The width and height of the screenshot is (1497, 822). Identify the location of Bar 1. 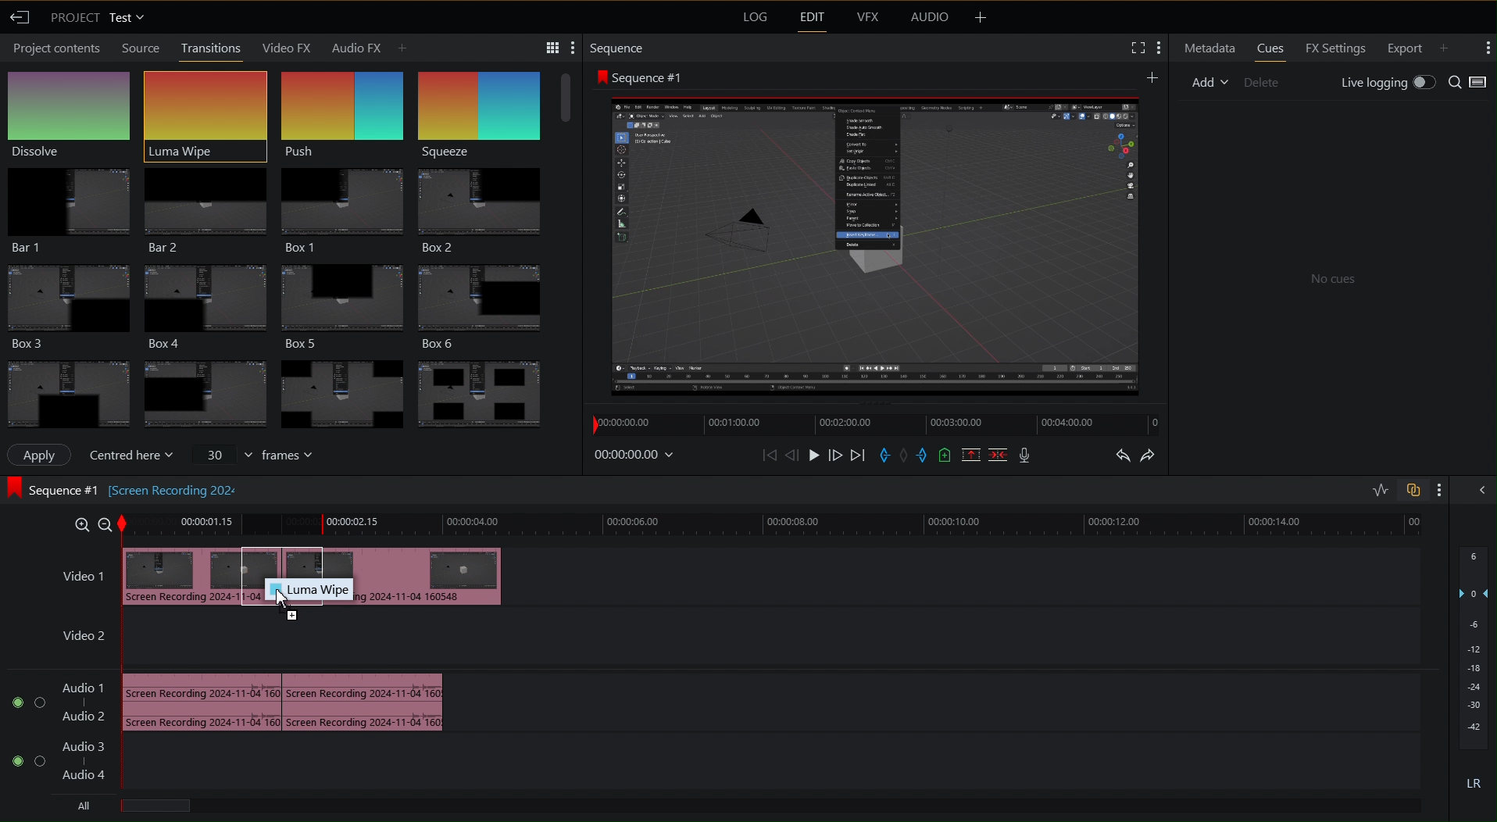
(68, 207).